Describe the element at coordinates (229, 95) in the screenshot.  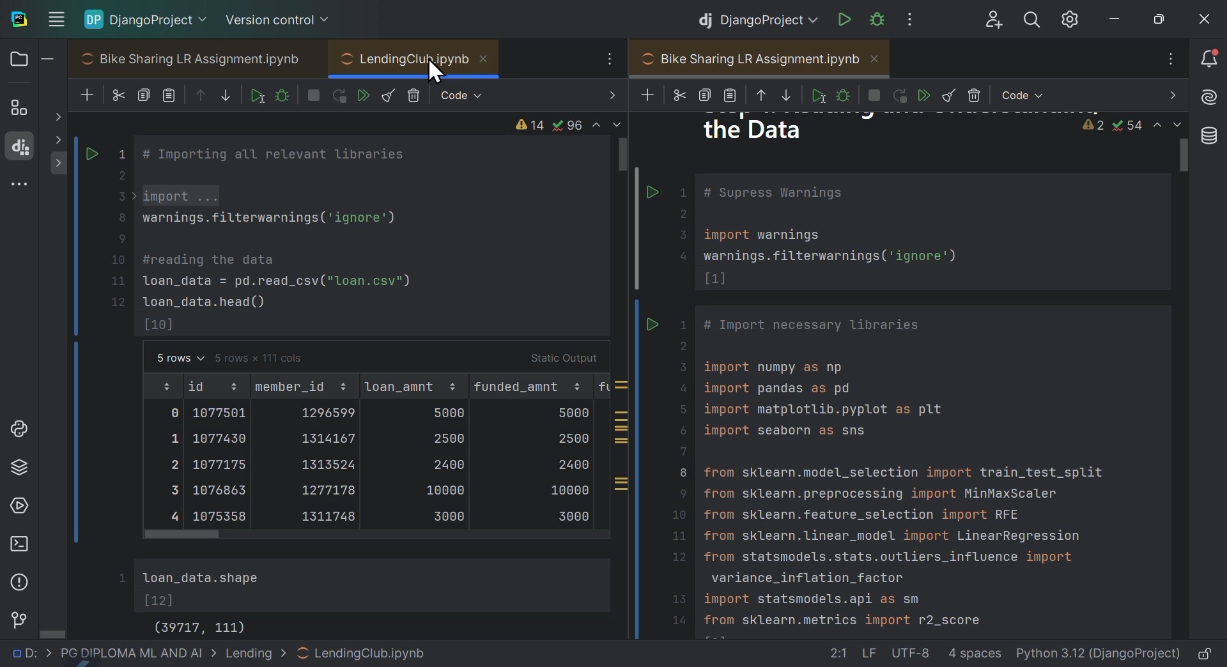
I see `Move sail down` at that location.